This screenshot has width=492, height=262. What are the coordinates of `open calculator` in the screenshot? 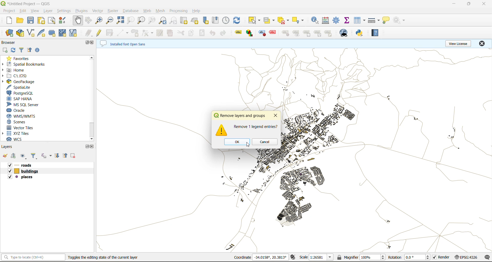 It's located at (327, 21).